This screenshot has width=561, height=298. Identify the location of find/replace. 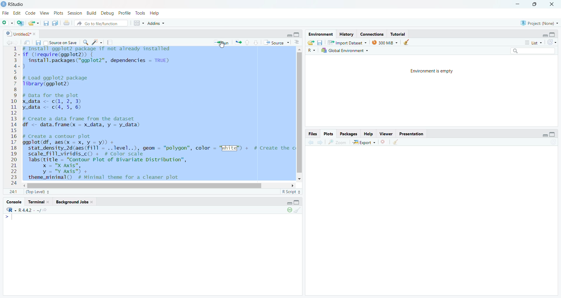
(85, 43).